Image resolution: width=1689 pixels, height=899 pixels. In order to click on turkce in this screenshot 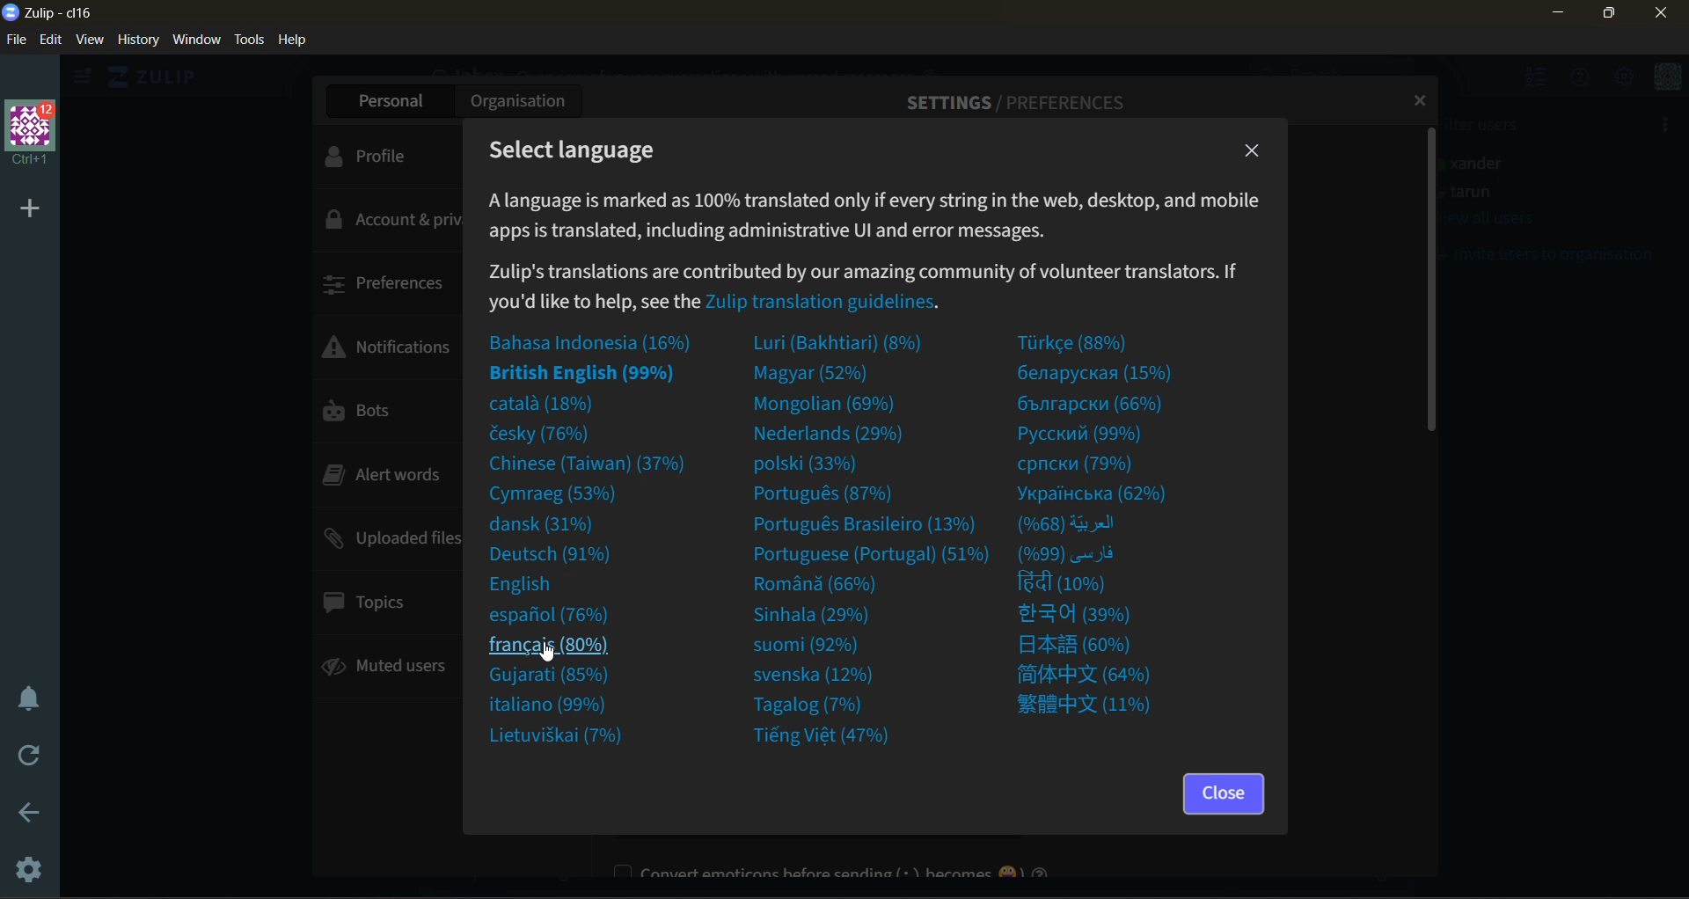, I will do `click(1071, 344)`.